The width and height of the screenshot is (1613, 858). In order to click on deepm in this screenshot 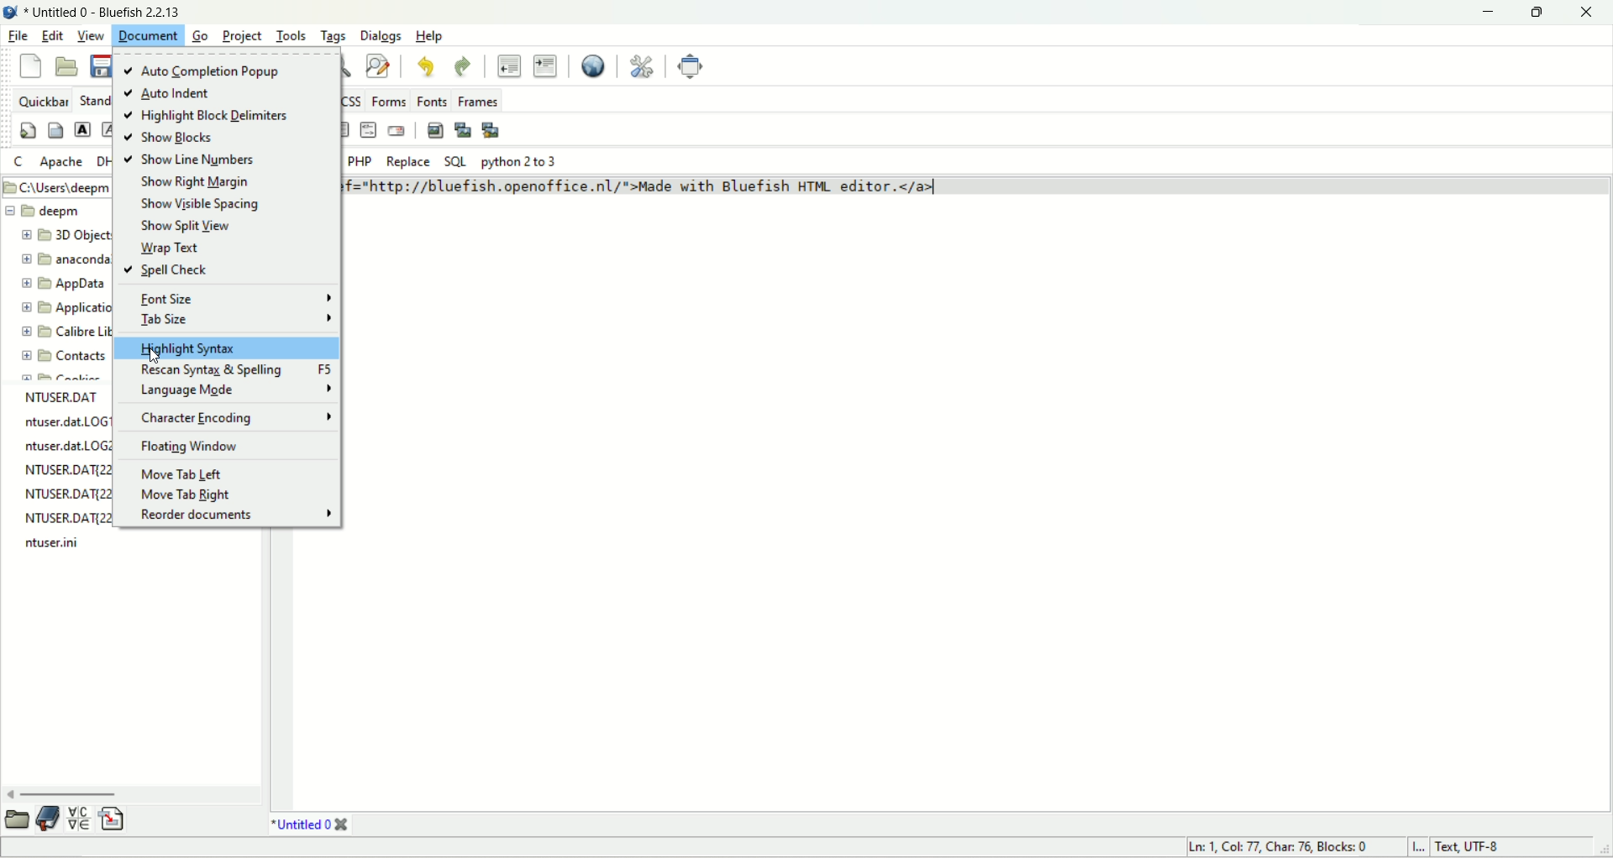, I will do `click(44, 211)`.